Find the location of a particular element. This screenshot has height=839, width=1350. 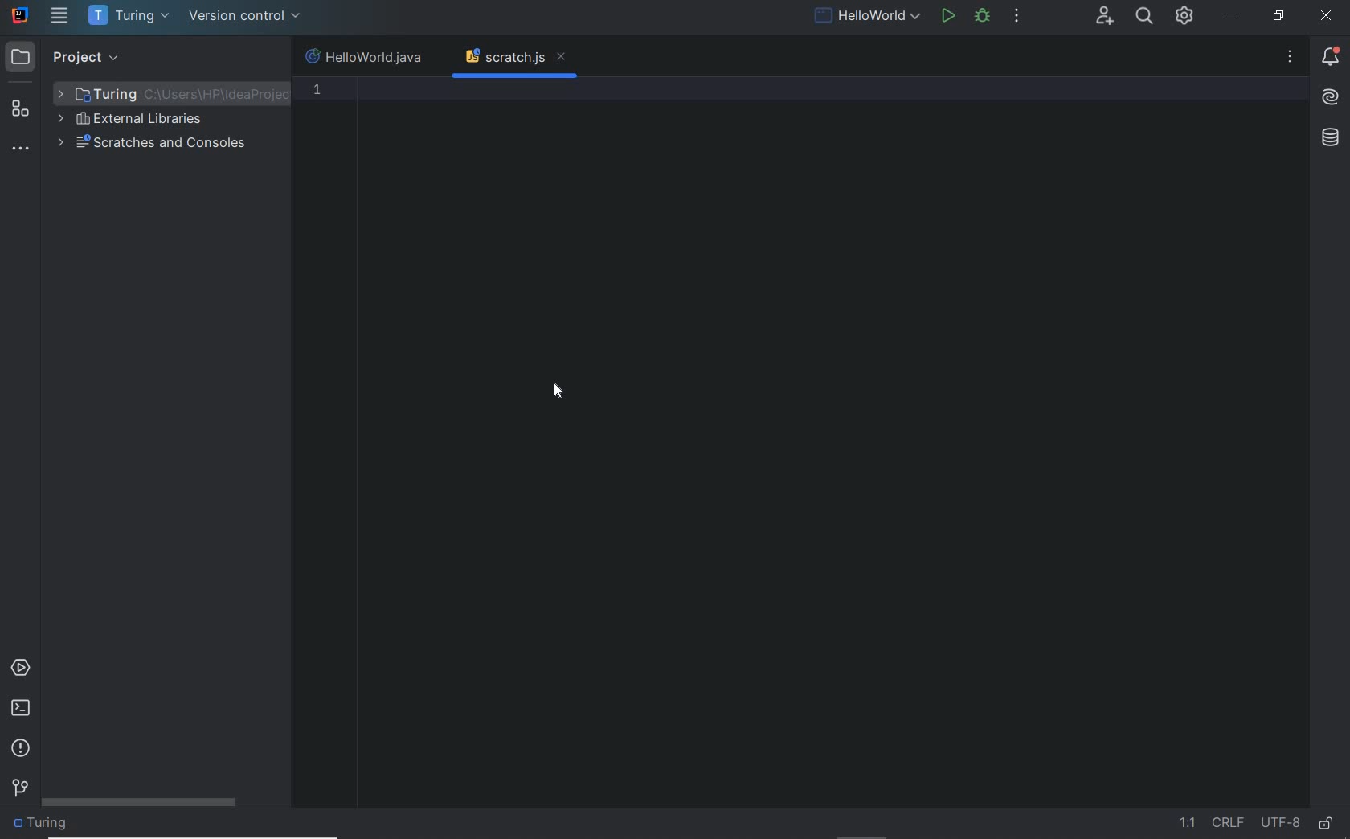

structure is located at coordinates (22, 103).